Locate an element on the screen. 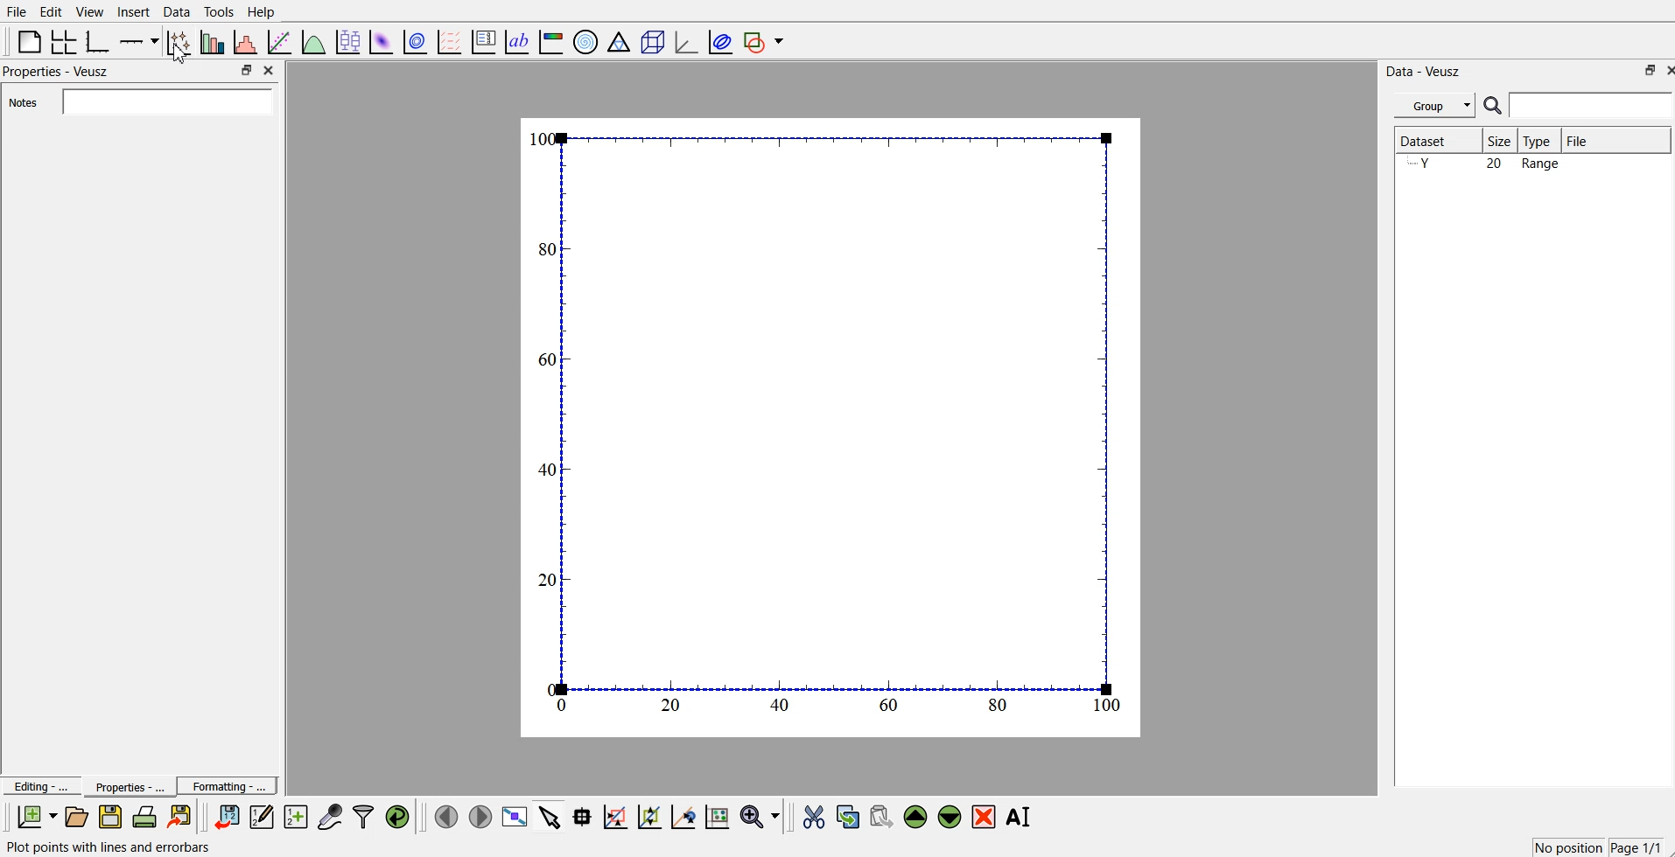 This screenshot has width=1675, height=857. histogram of dataset is located at coordinates (247, 42).